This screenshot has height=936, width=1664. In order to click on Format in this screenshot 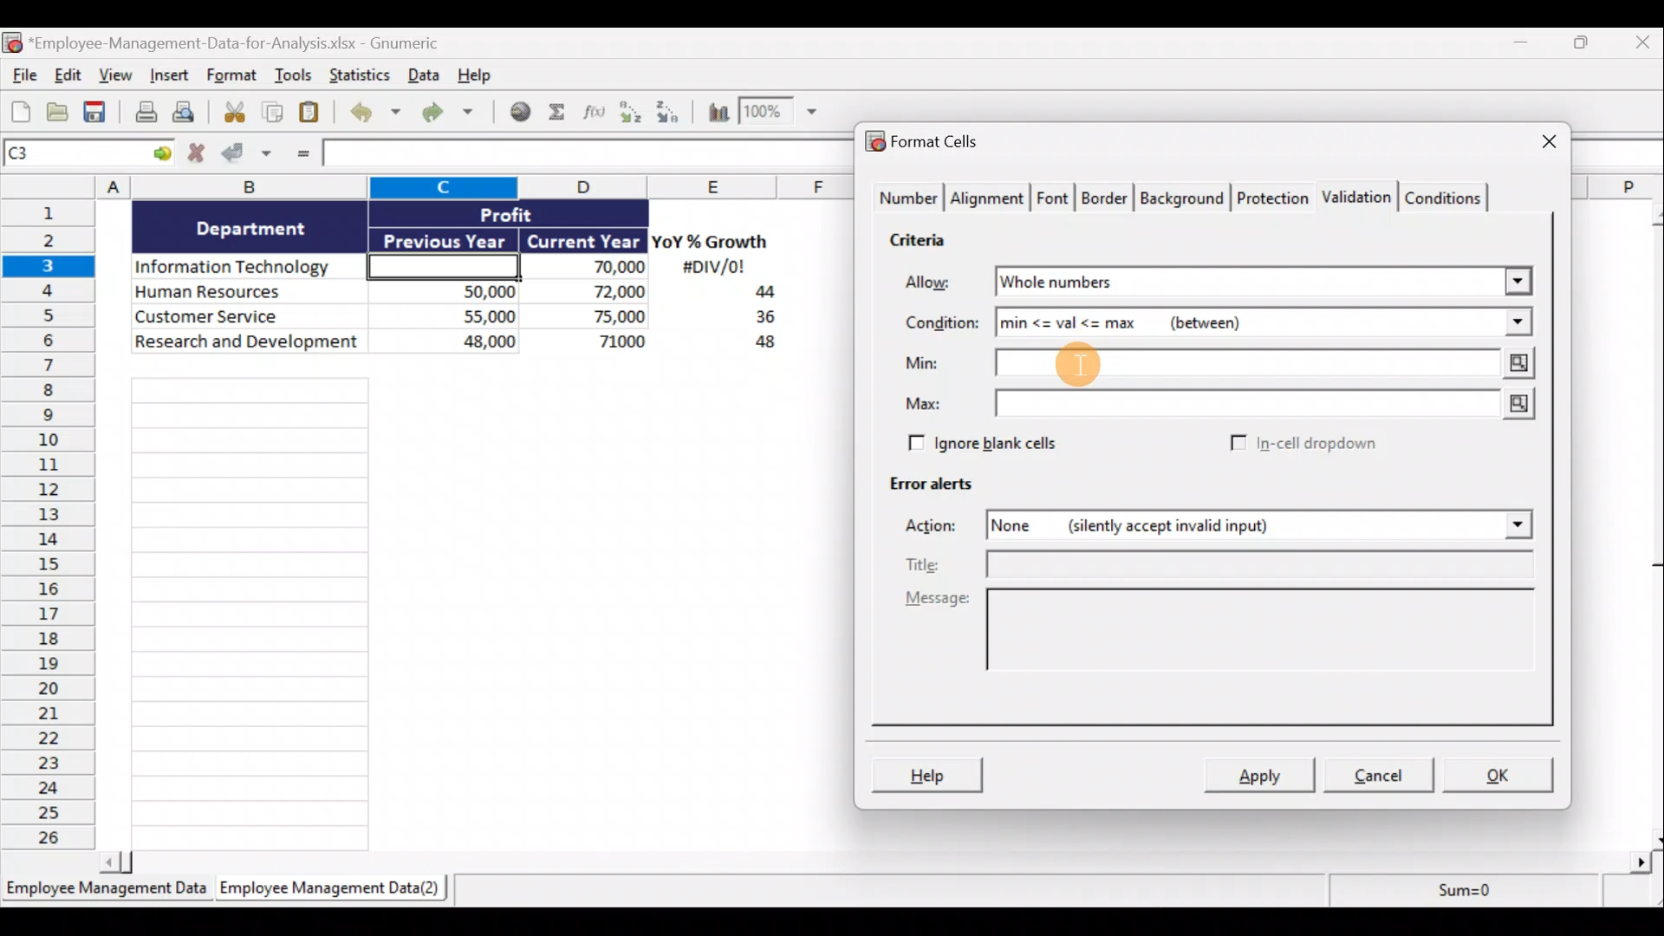, I will do `click(232, 78)`.